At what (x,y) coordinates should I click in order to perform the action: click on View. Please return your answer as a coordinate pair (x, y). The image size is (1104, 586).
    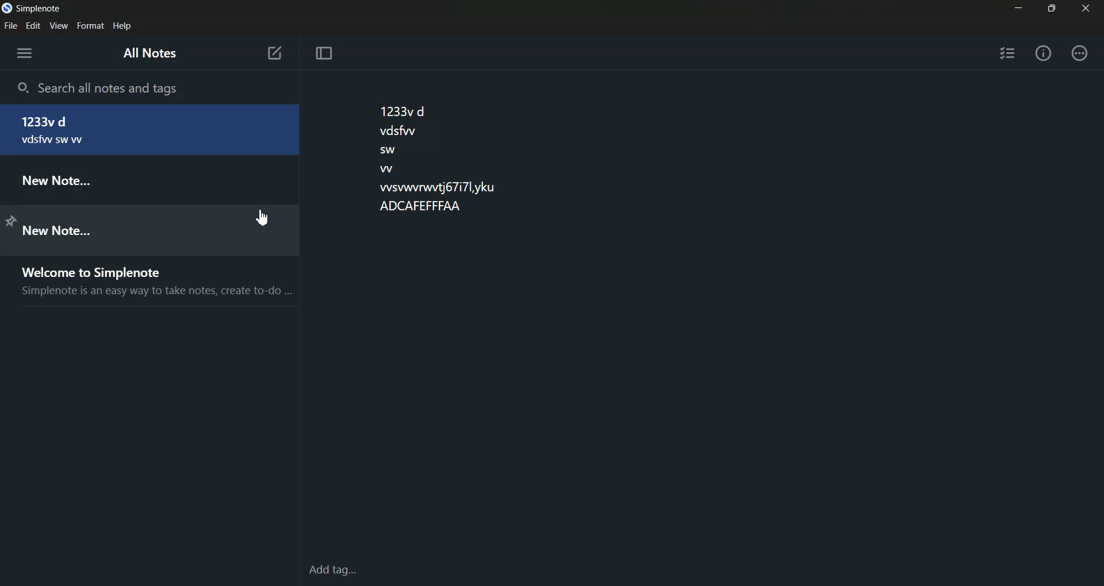
    Looking at the image, I should click on (59, 25).